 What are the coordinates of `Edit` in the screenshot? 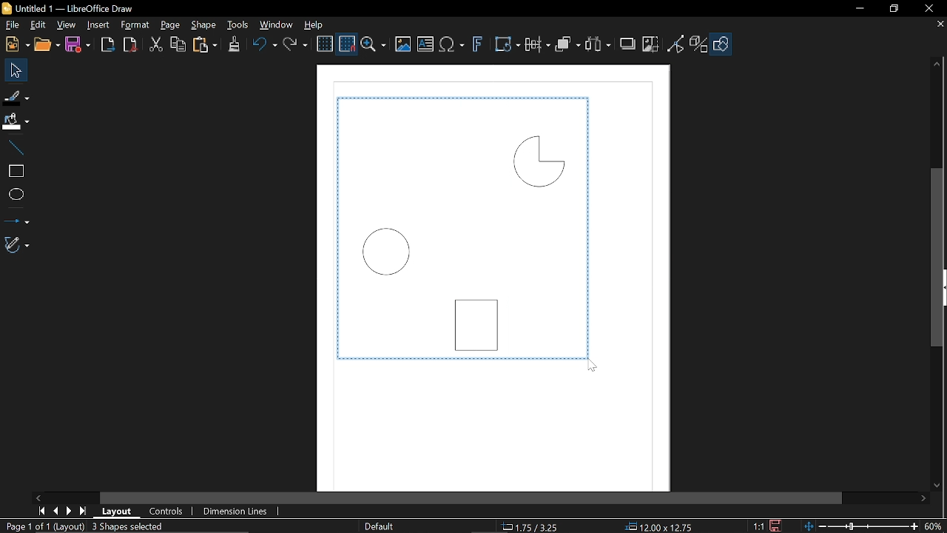 It's located at (38, 24).